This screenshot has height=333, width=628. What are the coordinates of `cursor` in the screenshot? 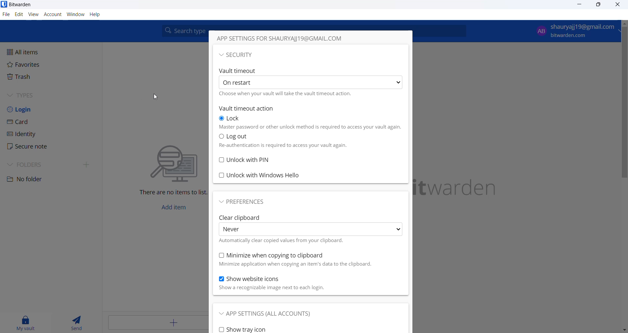 It's located at (159, 98).